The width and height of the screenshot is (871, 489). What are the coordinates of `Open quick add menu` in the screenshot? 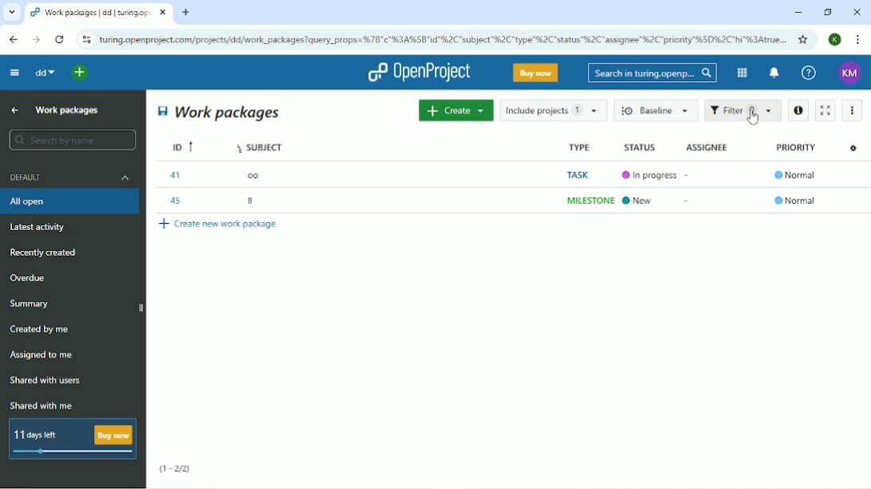 It's located at (81, 72).